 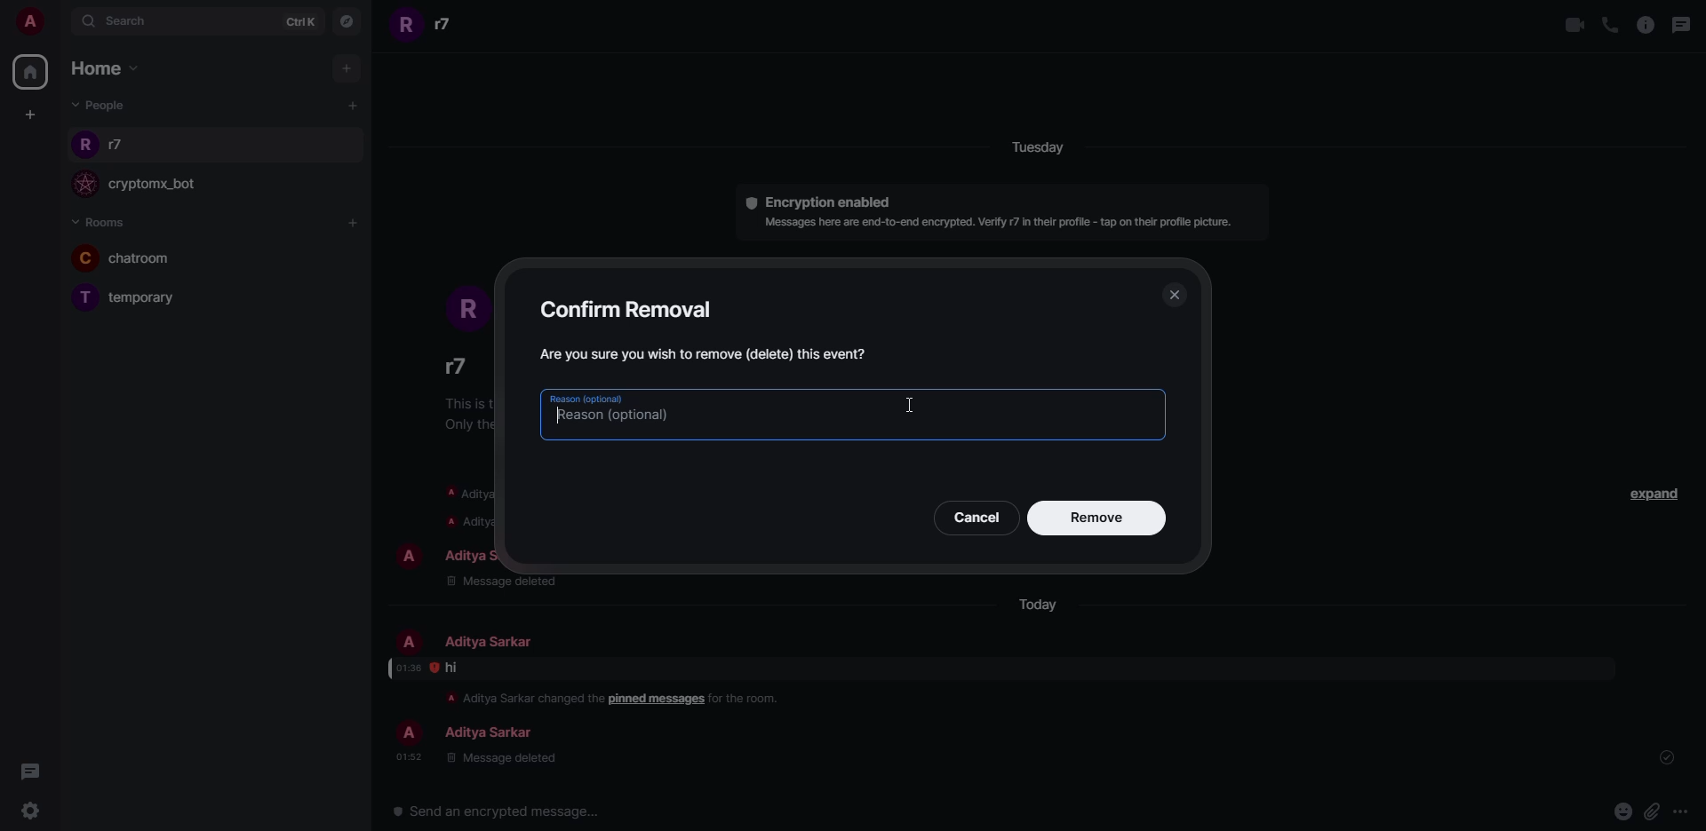 What do you see at coordinates (104, 68) in the screenshot?
I see `home` at bounding box center [104, 68].